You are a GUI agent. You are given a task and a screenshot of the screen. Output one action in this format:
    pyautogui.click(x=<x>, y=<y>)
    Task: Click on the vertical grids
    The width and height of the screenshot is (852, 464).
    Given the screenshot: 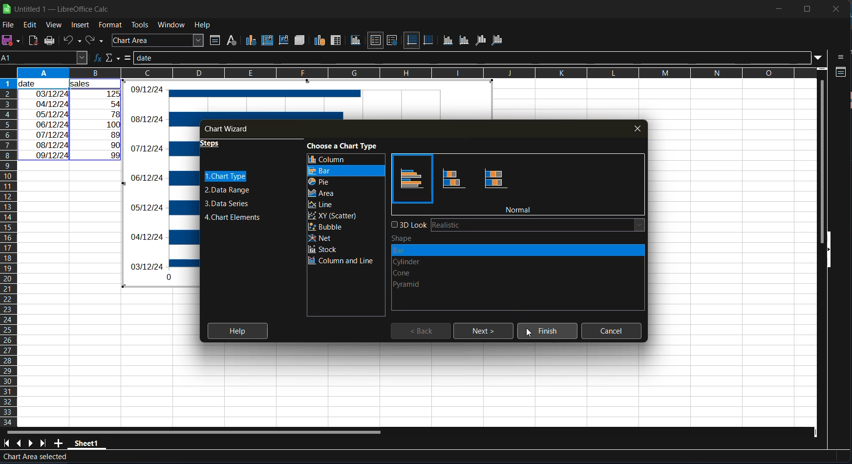 What is the action you would take?
    pyautogui.click(x=429, y=40)
    